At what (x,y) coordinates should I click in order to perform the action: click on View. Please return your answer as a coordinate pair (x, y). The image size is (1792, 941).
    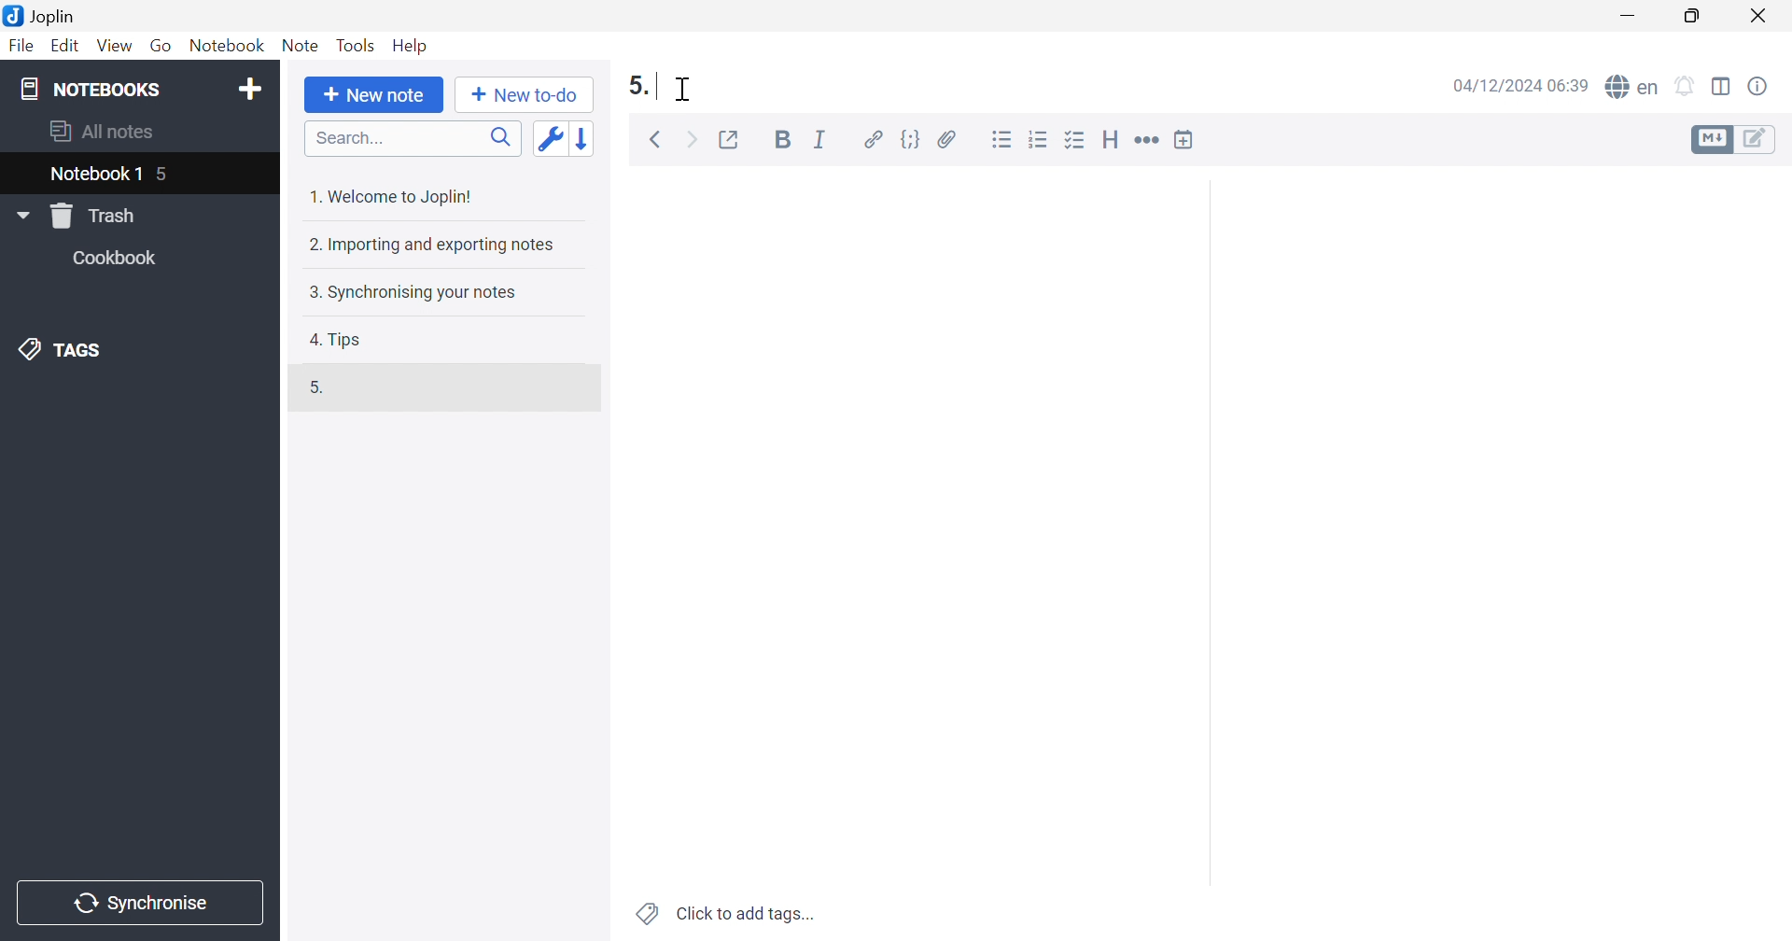
    Looking at the image, I should click on (114, 48).